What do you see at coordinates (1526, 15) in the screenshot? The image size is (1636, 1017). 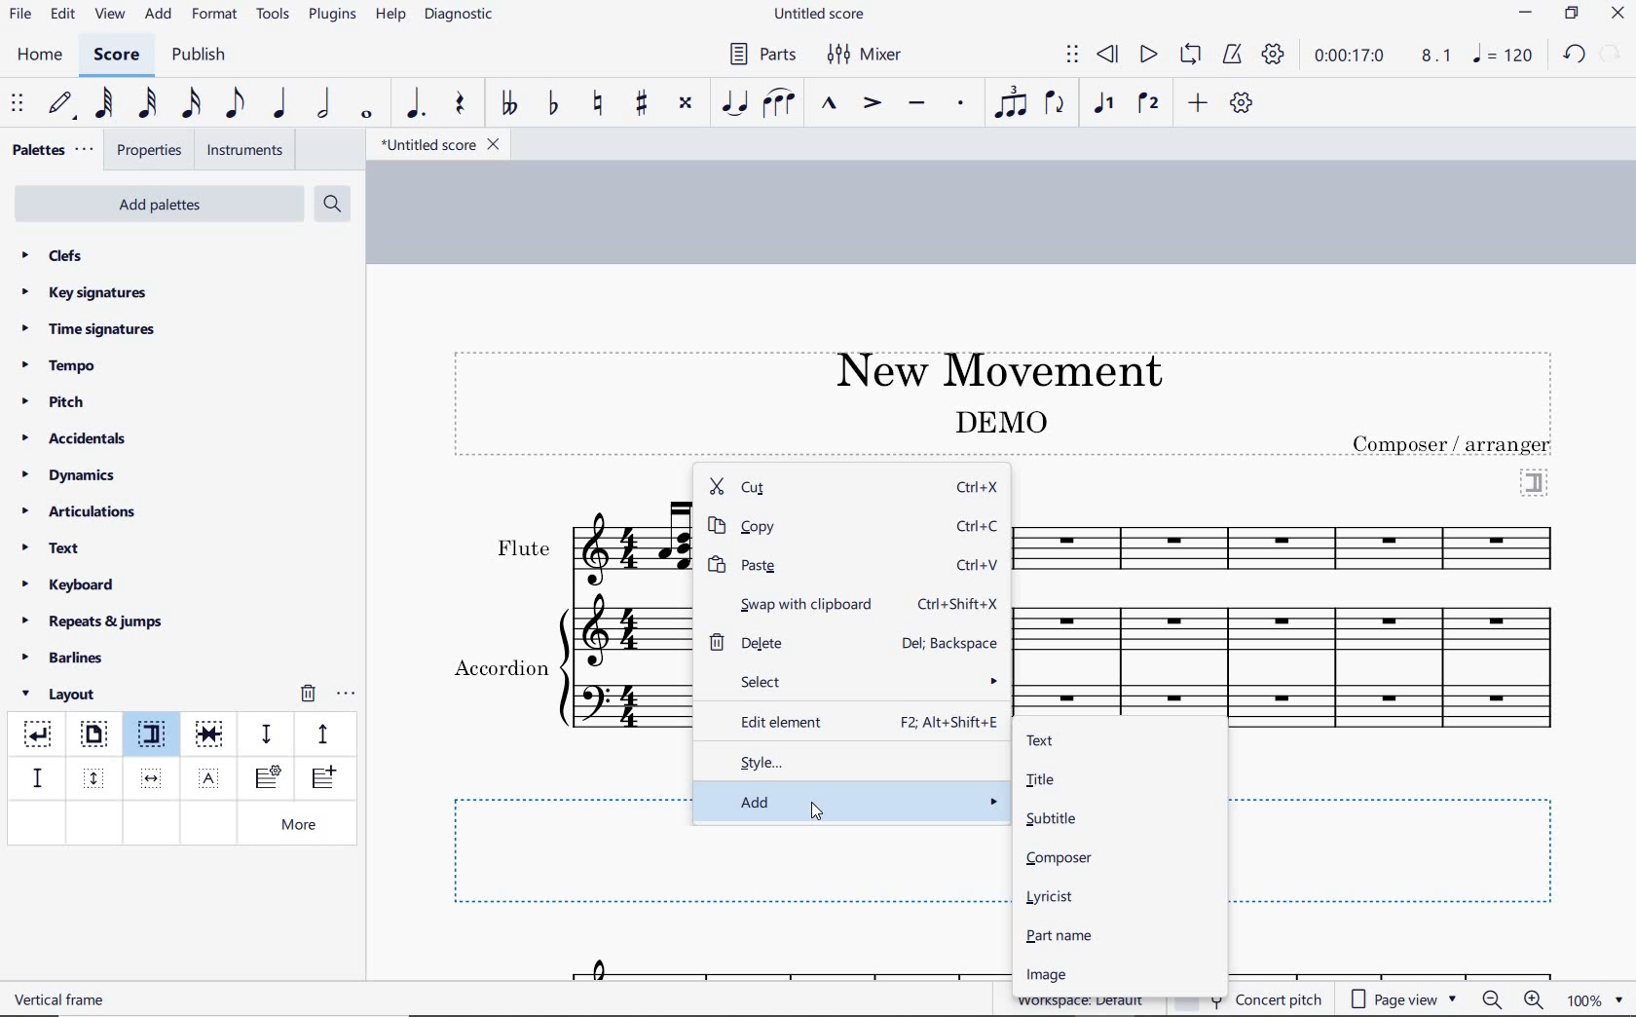 I see `minimize` at bounding box center [1526, 15].